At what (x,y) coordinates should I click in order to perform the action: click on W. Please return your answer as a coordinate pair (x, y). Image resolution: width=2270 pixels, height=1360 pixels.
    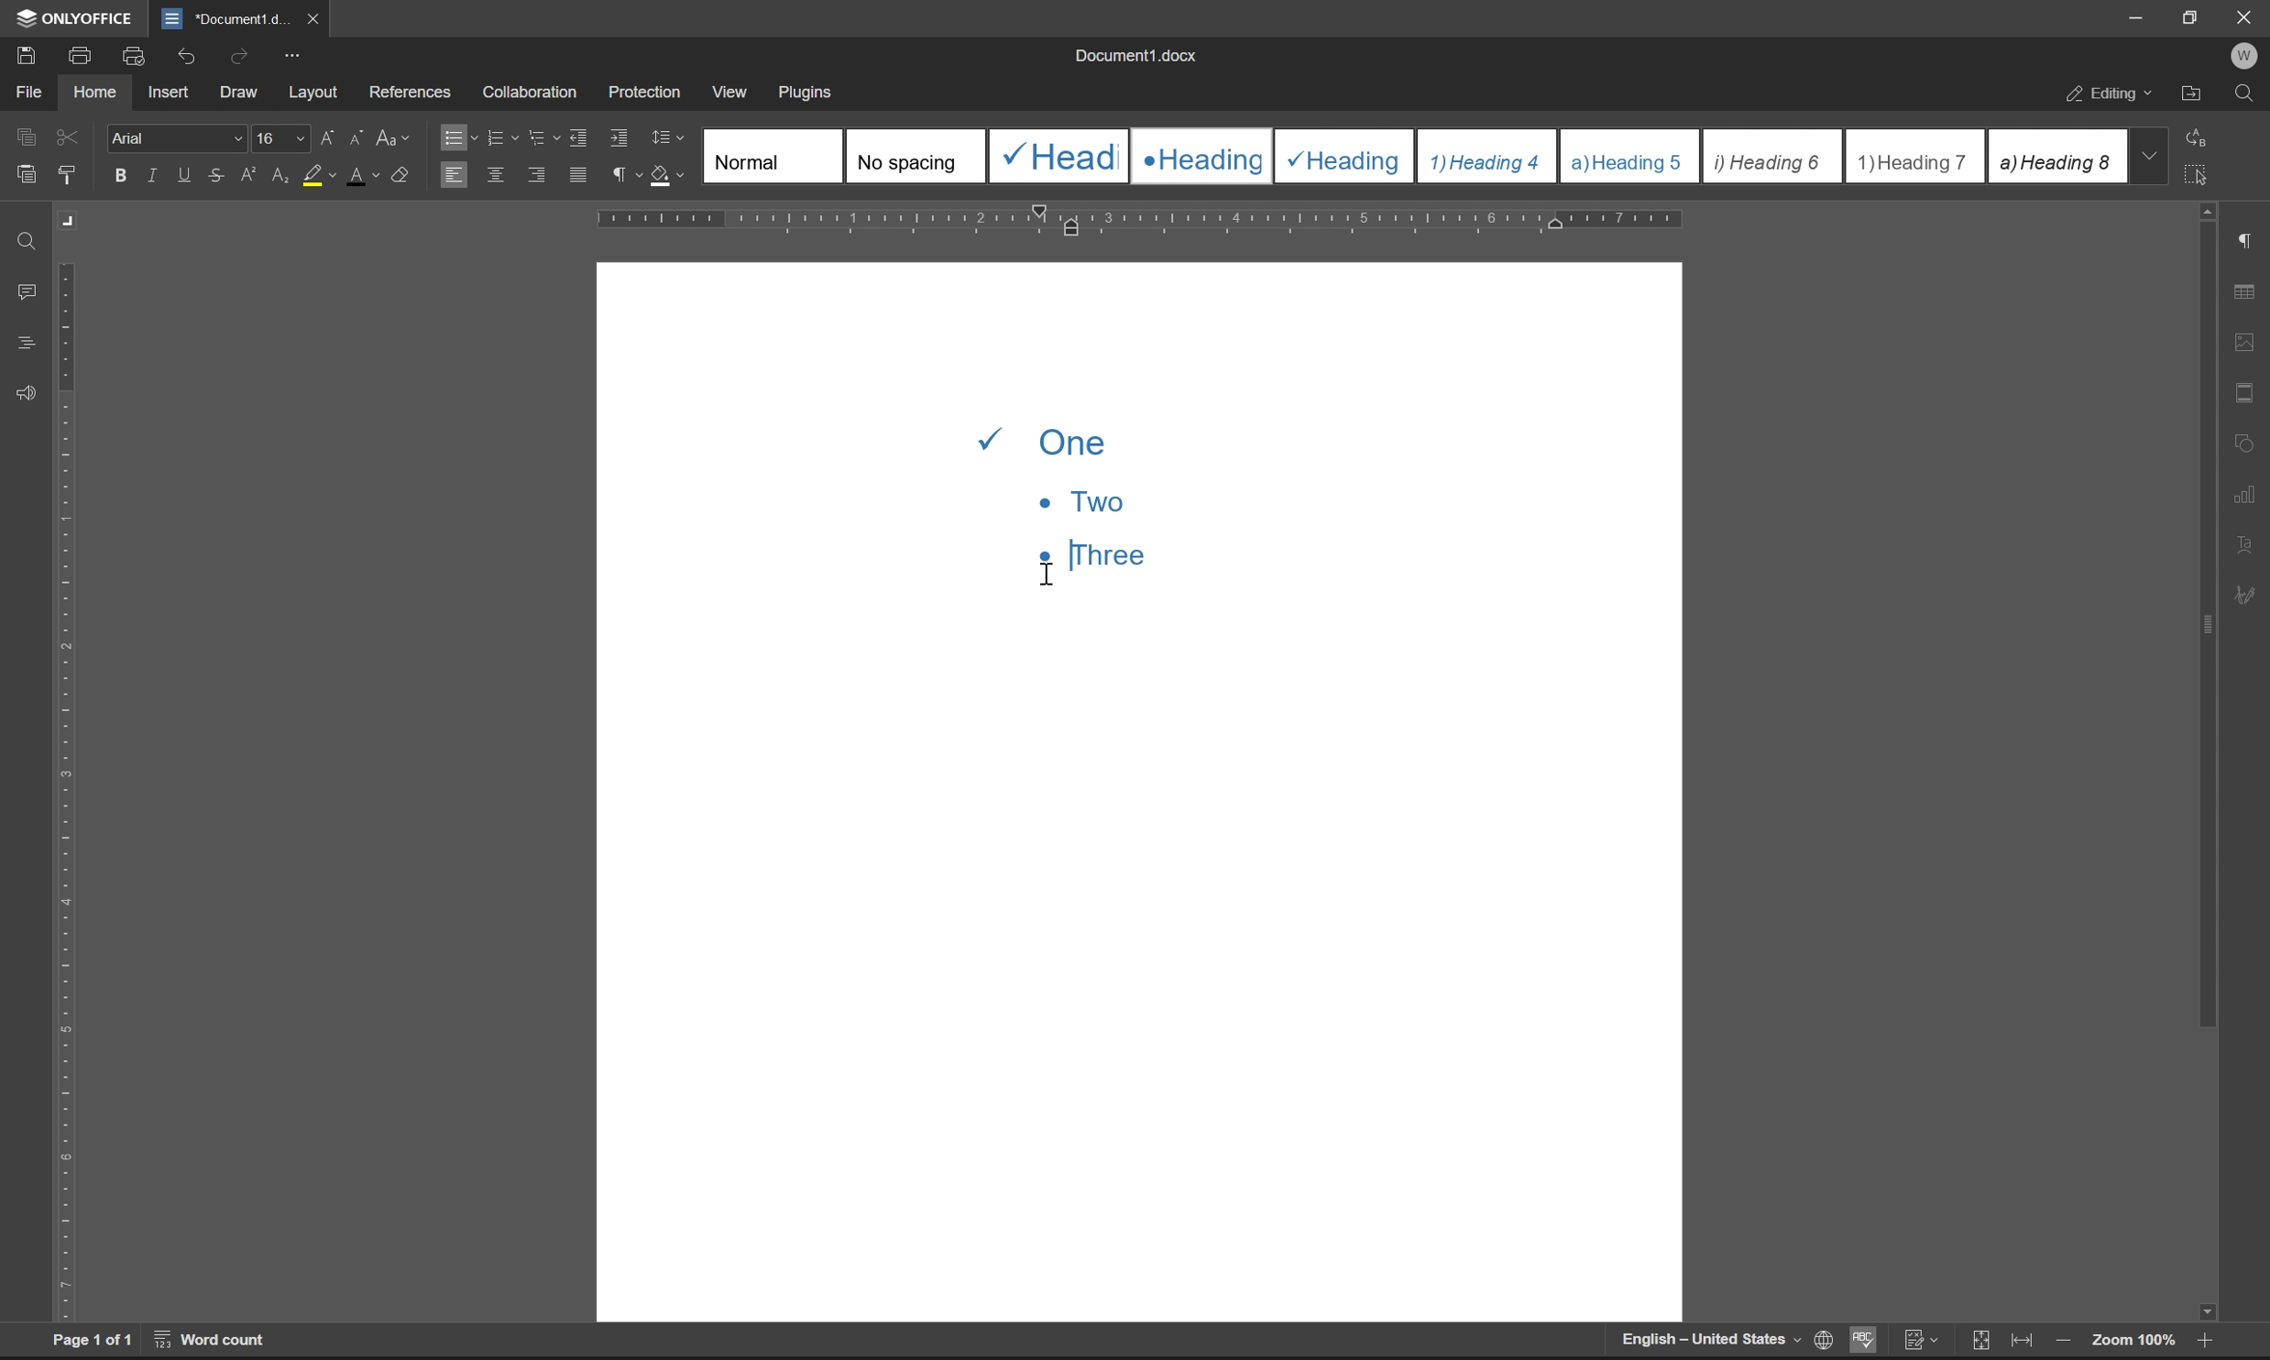
    Looking at the image, I should click on (2247, 56).